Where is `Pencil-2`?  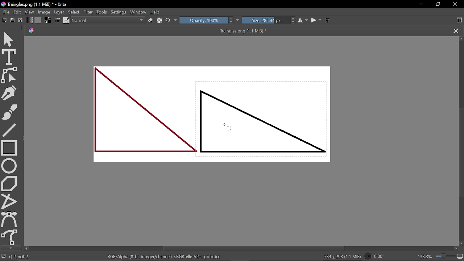 Pencil-2 is located at coordinates (21, 257).